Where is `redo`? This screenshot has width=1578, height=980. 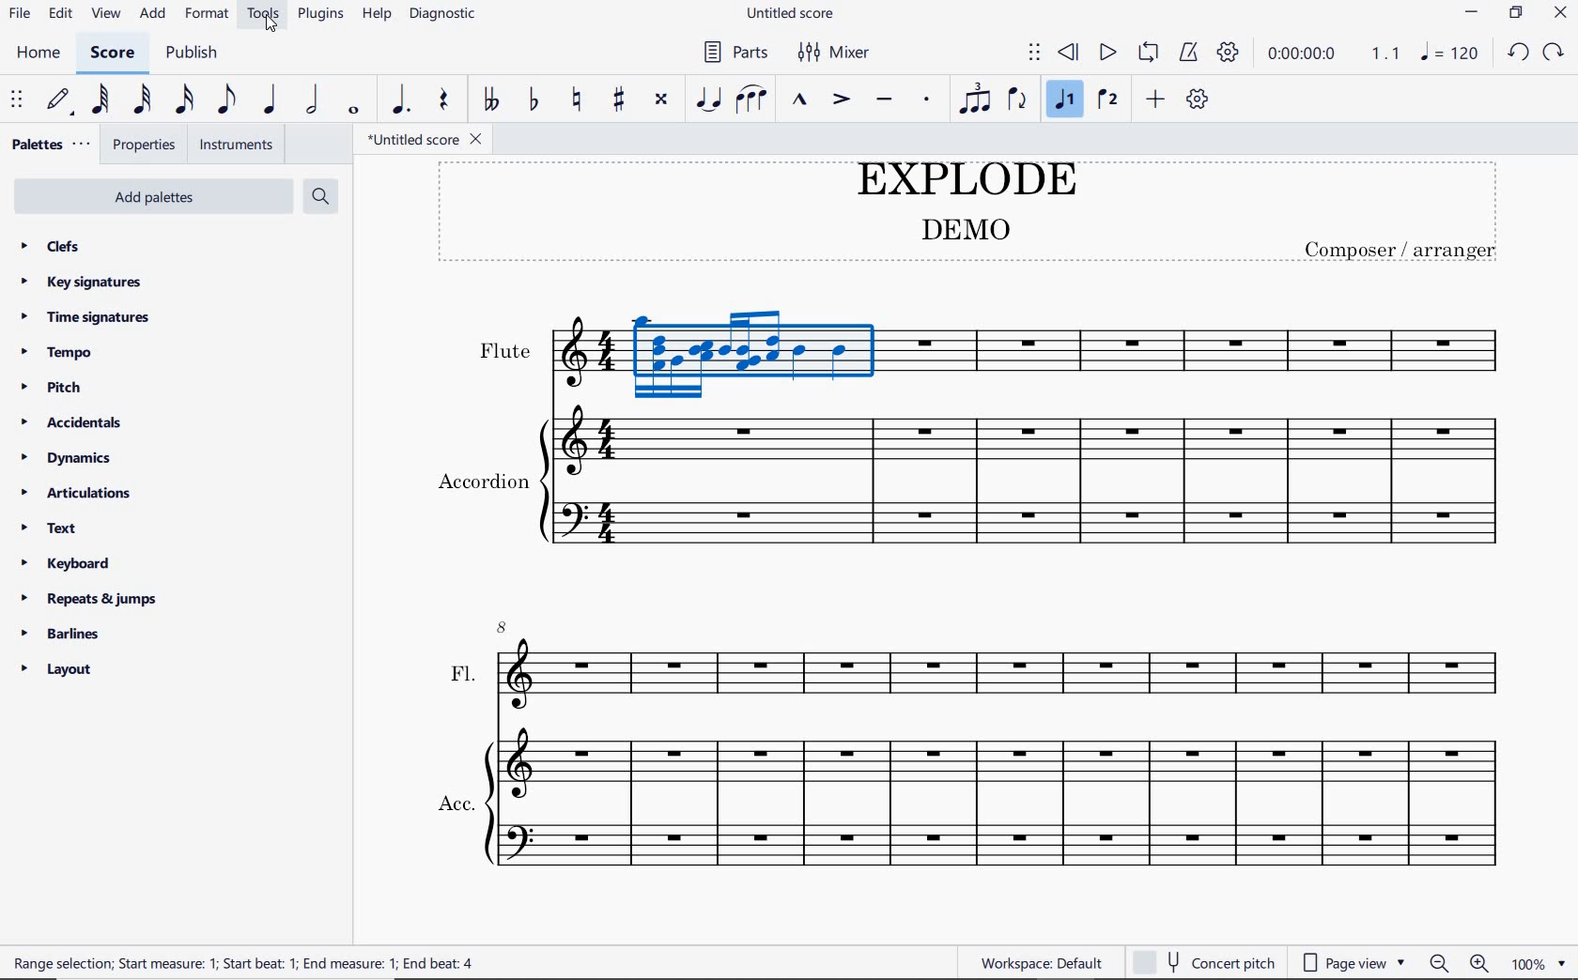
redo is located at coordinates (1515, 55).